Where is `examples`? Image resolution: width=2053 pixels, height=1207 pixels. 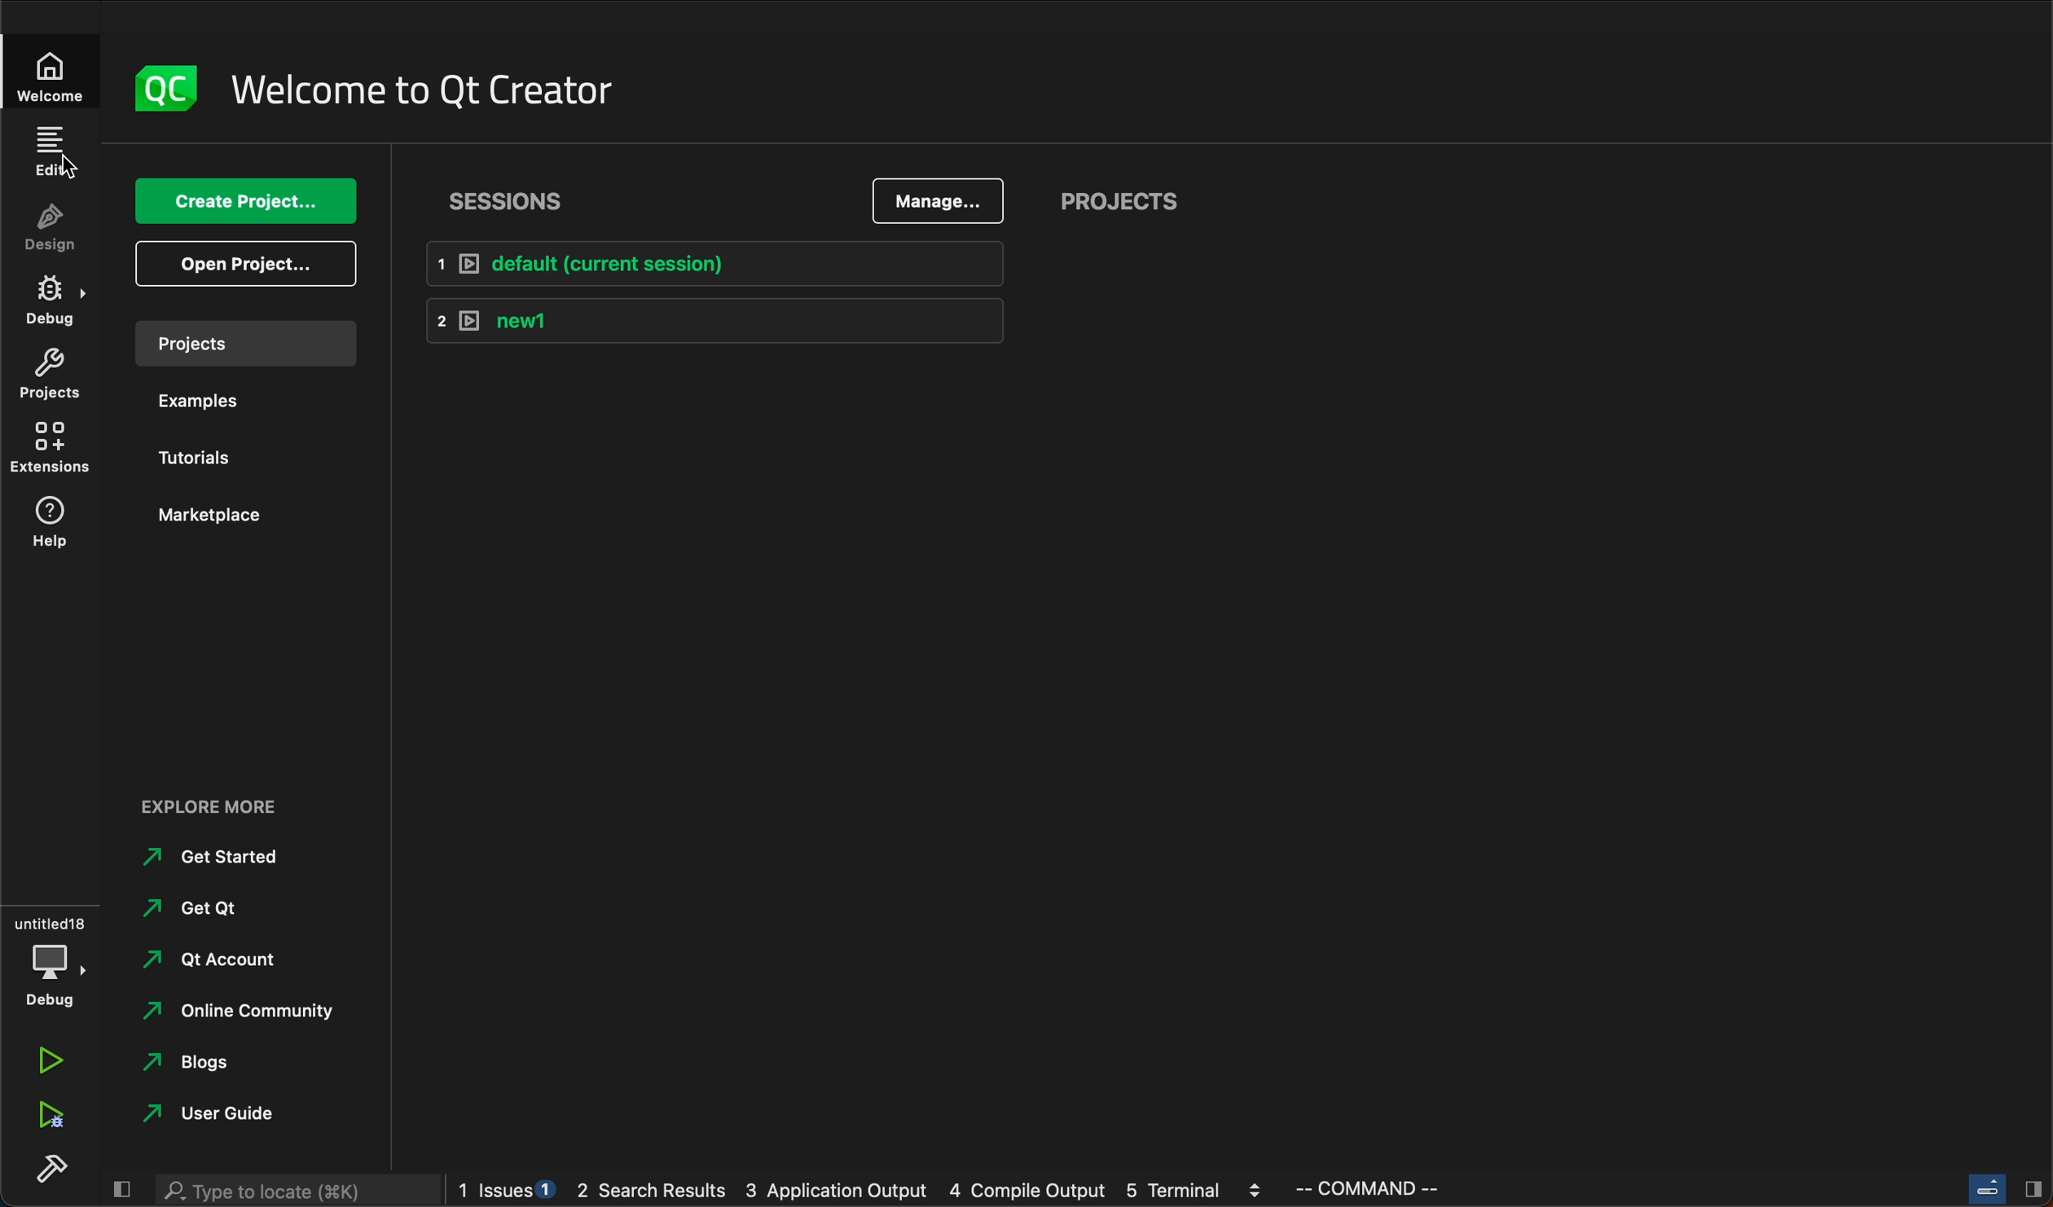
examples is located at coordinates (206, 402).